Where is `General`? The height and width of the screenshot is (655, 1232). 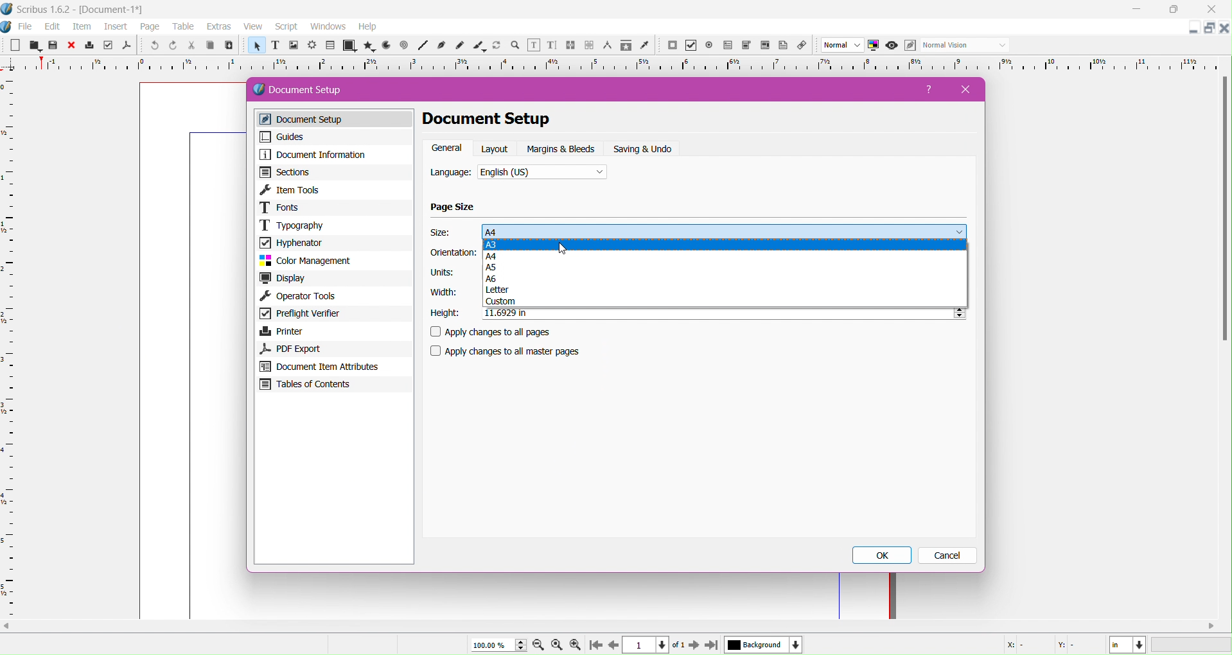
General is located at coordinates (447, 148).